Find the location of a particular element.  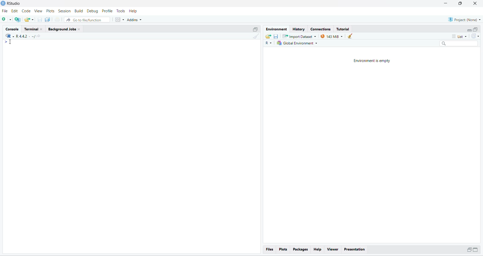

143 MiB is located at coordinates (331, 36).